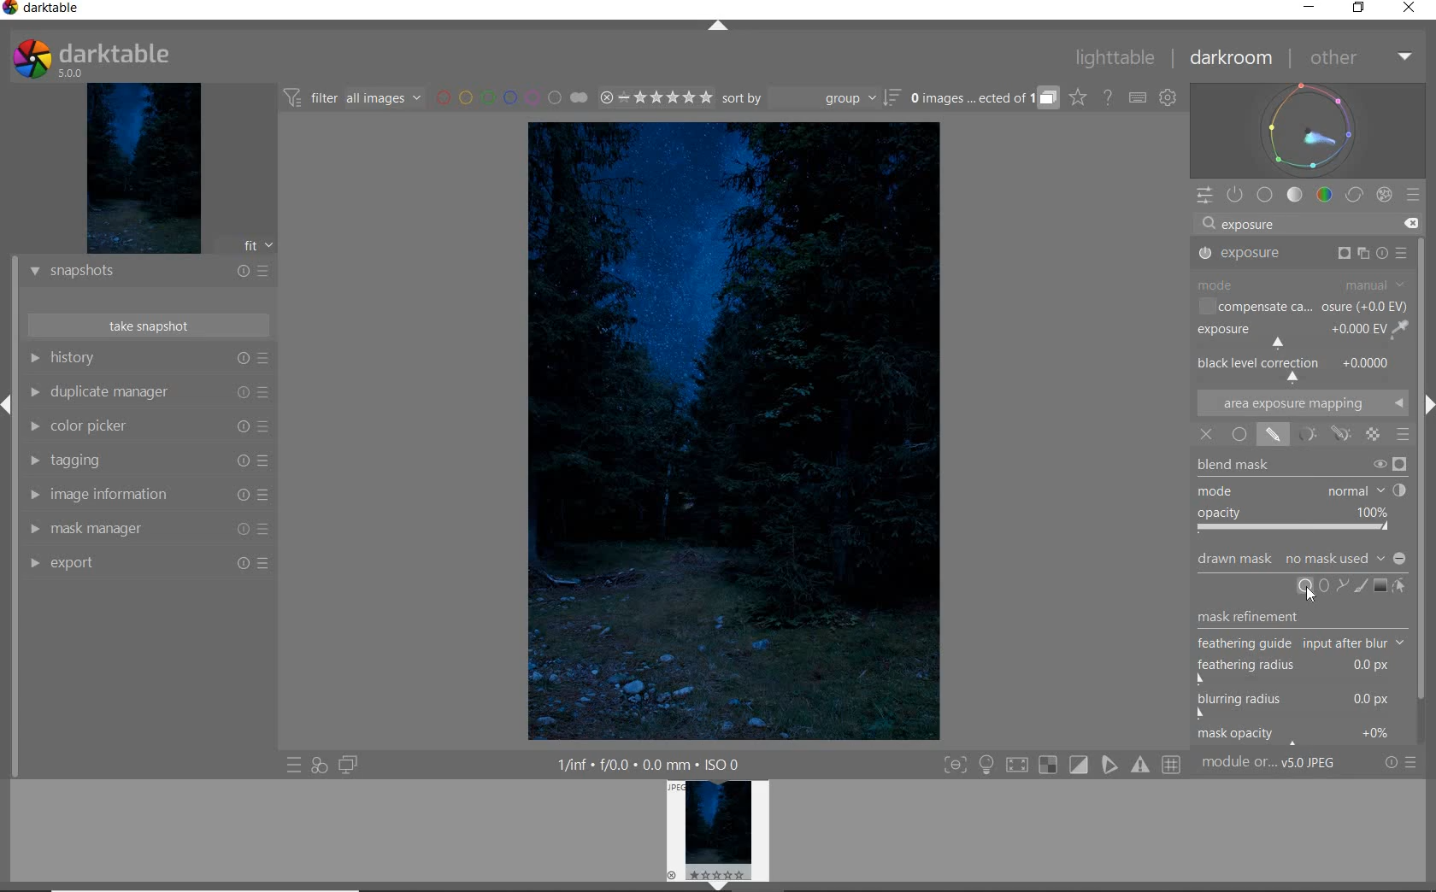  Describe the element at coordinates (1304, 494) in the screenshot. I see `BLEND MASK` at that location.